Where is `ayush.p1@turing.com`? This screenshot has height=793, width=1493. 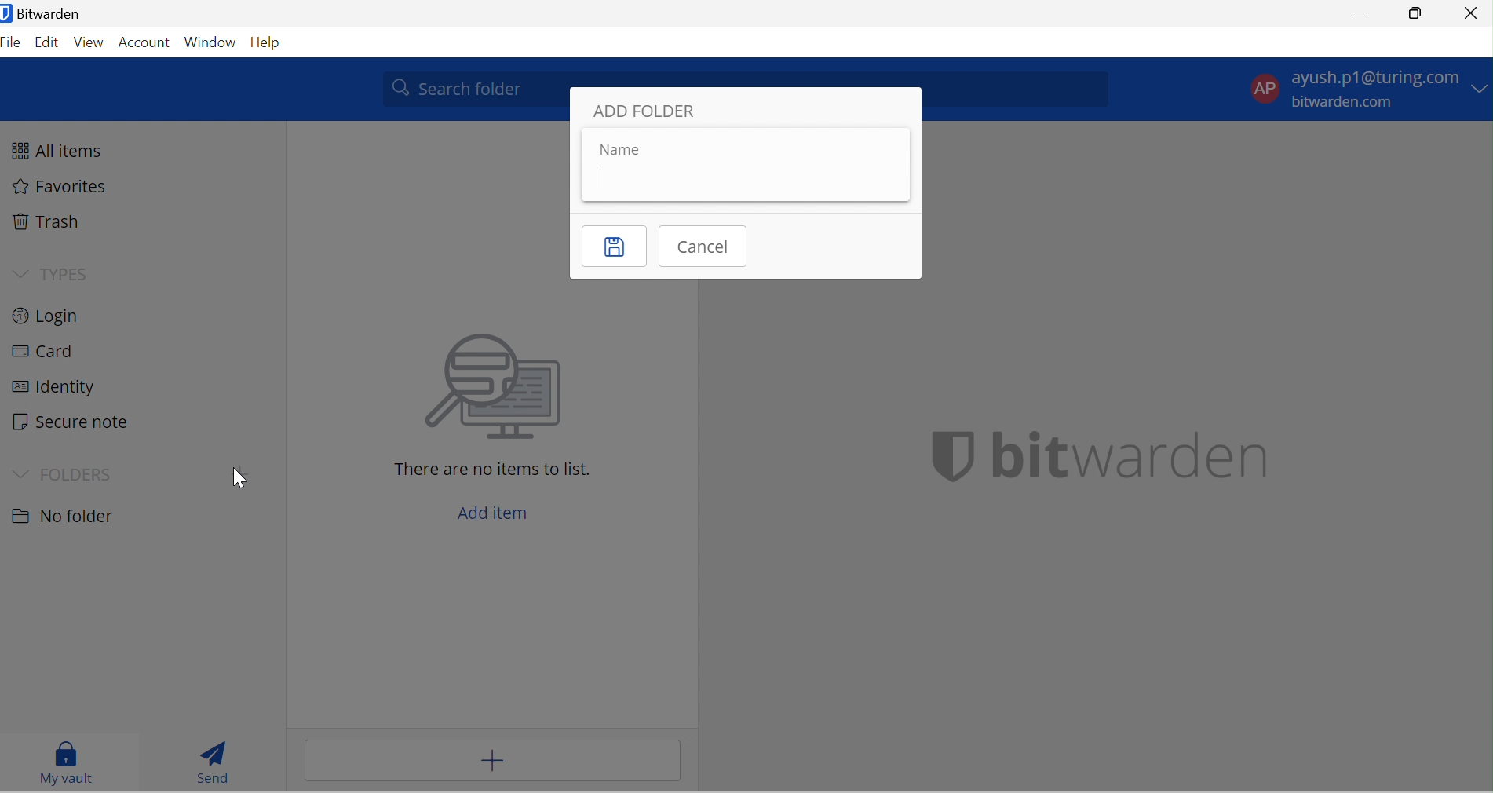
ayush.p1@turing.com is located at coordinates (1374, 77).